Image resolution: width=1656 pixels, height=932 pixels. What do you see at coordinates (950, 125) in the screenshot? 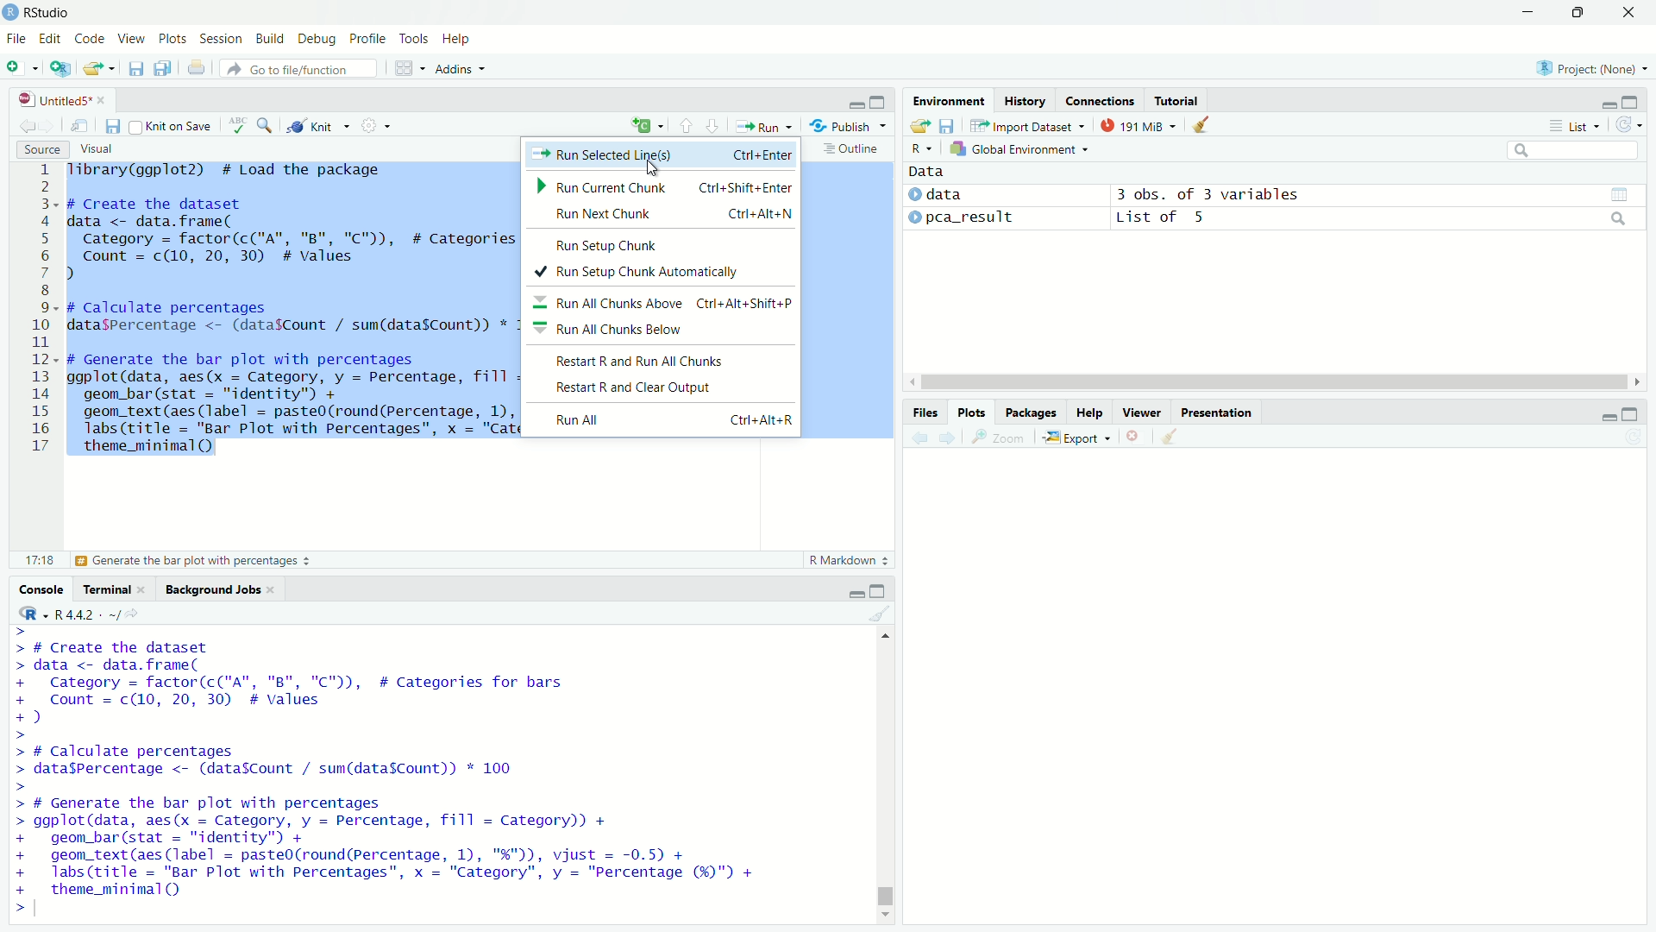
I see `save as workspace` at bounding box center [950, 125].